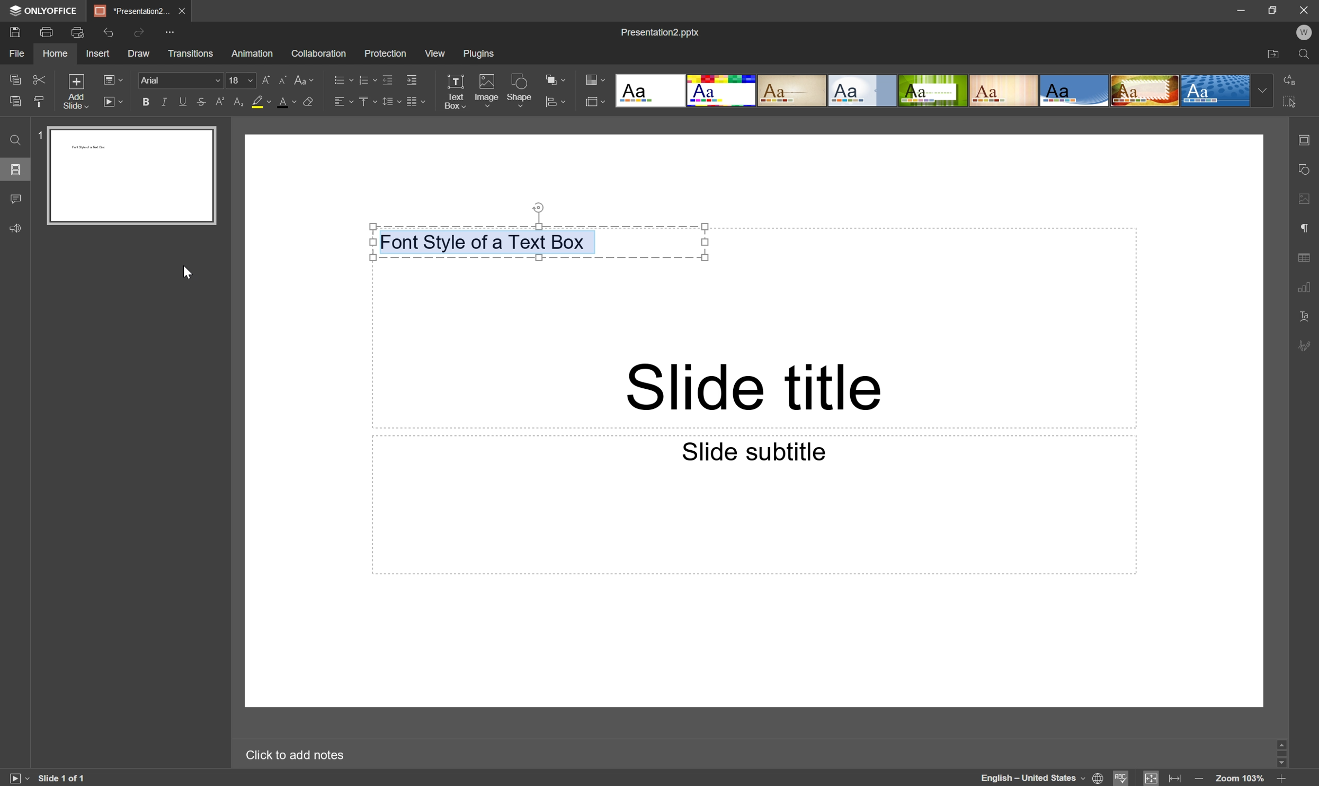 The width and height of the screenshot is (1319, 786). I want to click on Image, so click(487, 91).